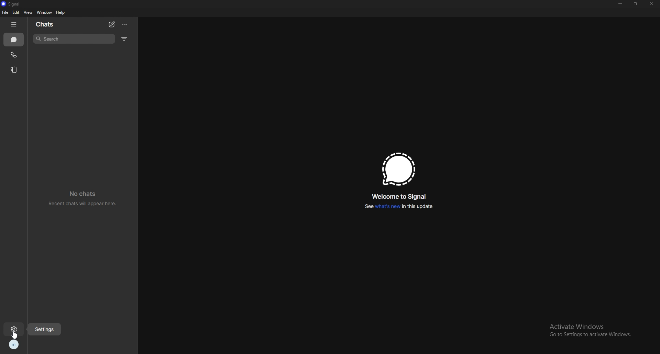 The width and height of the screenshot is (660, 354). Describe the element at coordinates (125, 25) in the screenshot. I see `options` at that location.